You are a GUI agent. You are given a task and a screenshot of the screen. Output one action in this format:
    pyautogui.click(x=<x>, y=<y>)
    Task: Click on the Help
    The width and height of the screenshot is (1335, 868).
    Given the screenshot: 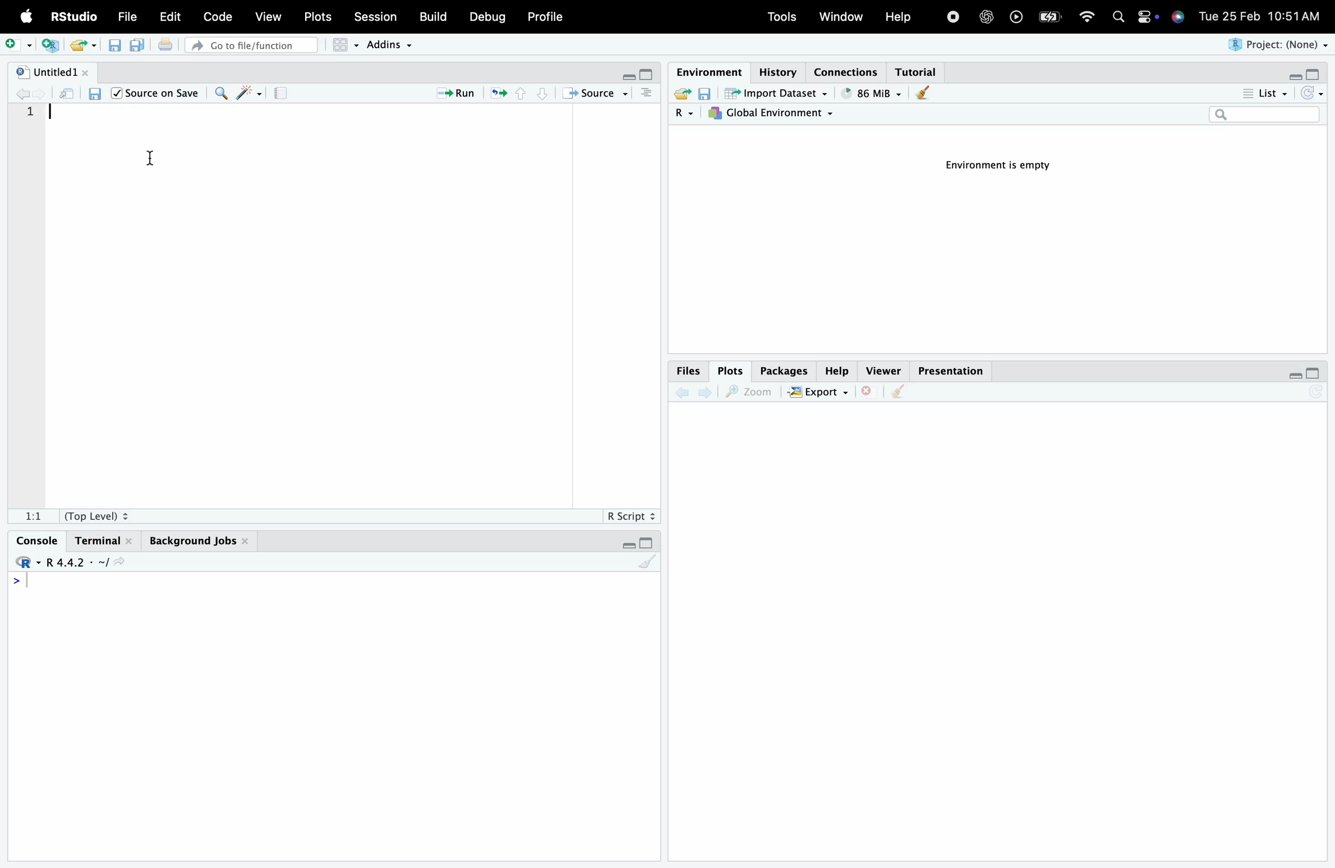 What is the action you would take?
    pyautogui.click(x=836, y=368)
    